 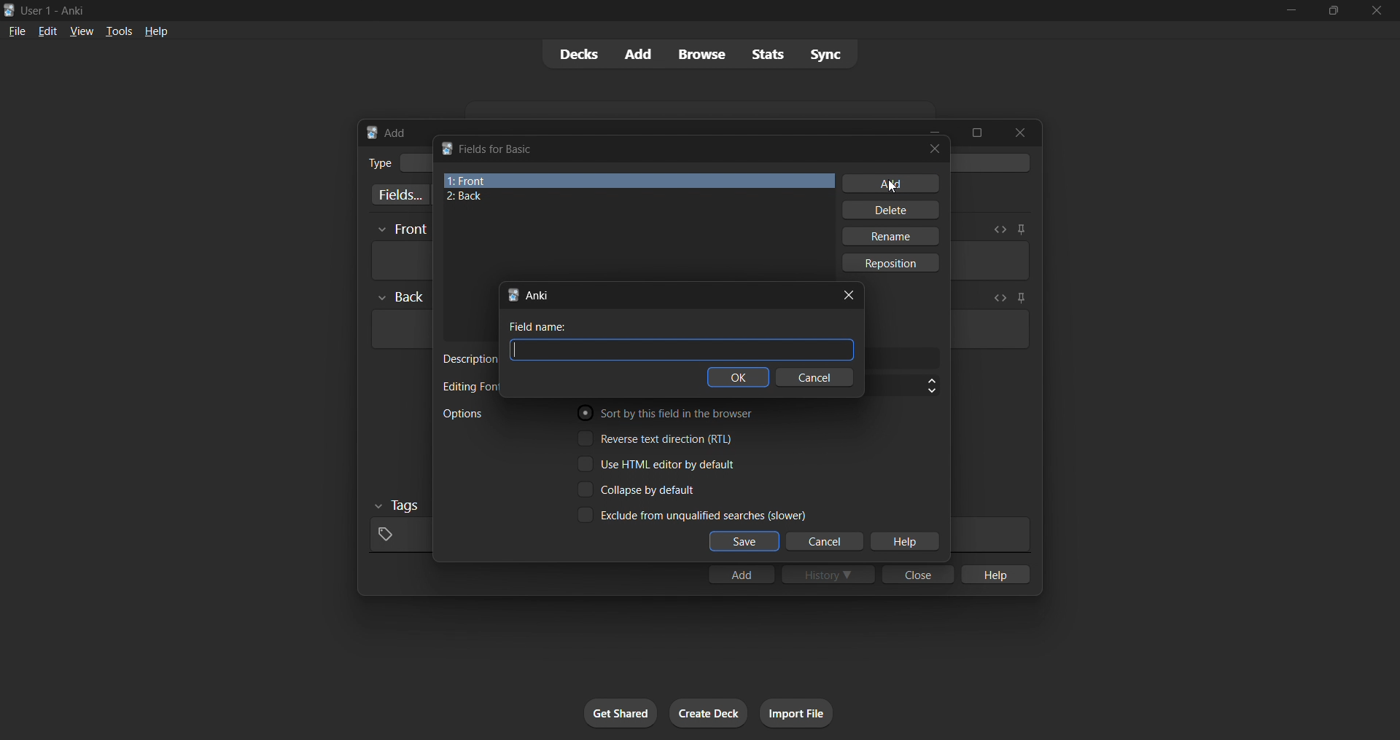 What do you see at coordinates (1000, 229) in the screenshot?
I see `Toggle HTML editor` at bounding box center [1000, 229].